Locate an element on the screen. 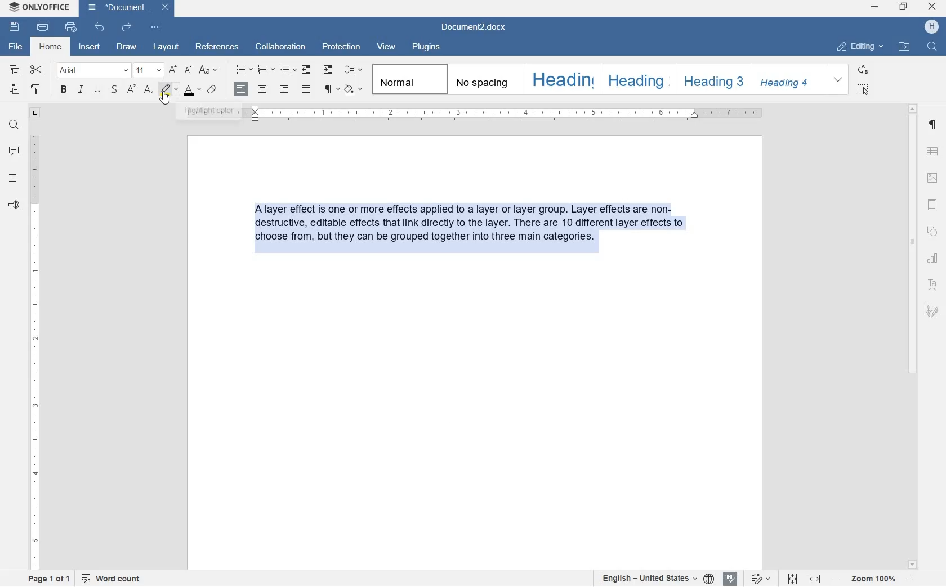 The width and height of the screenshot is (946, 587). chart is located at coordinates (932, 258).